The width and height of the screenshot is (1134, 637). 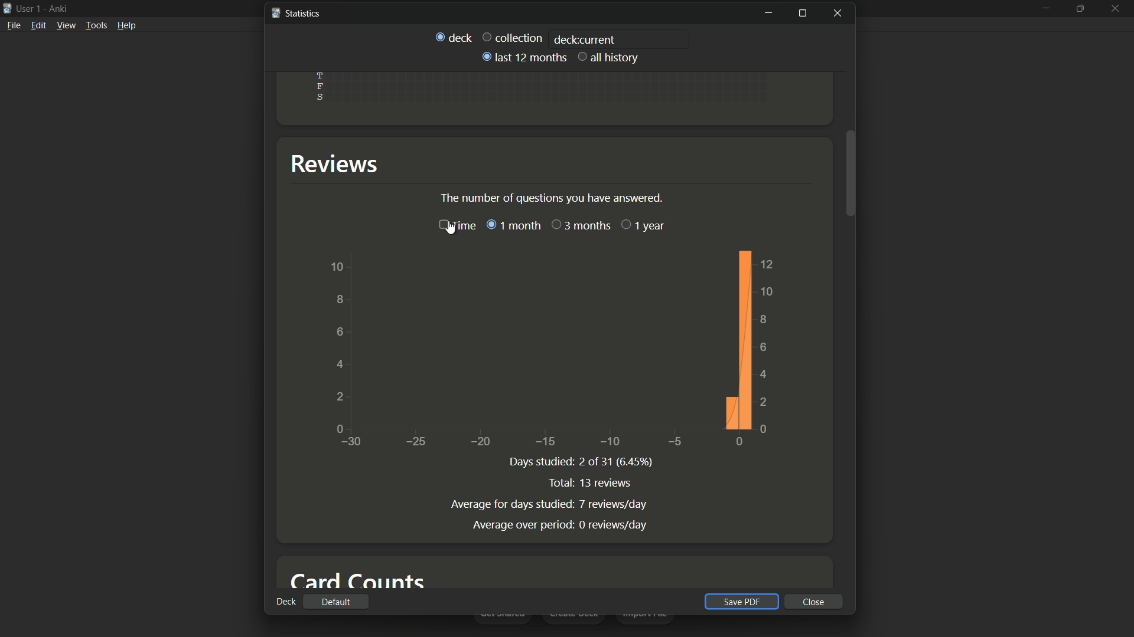 What do you see at coordinates (548, 38) in the screenshot?
I see `collection deck : current` at bounding box center [548, 38].